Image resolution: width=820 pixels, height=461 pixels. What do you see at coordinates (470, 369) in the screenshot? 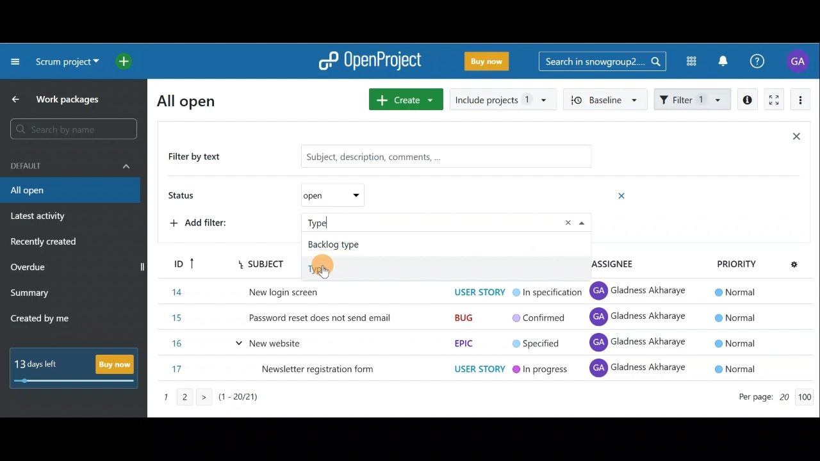
I see `Item 9` at bounding box center [470, 369].